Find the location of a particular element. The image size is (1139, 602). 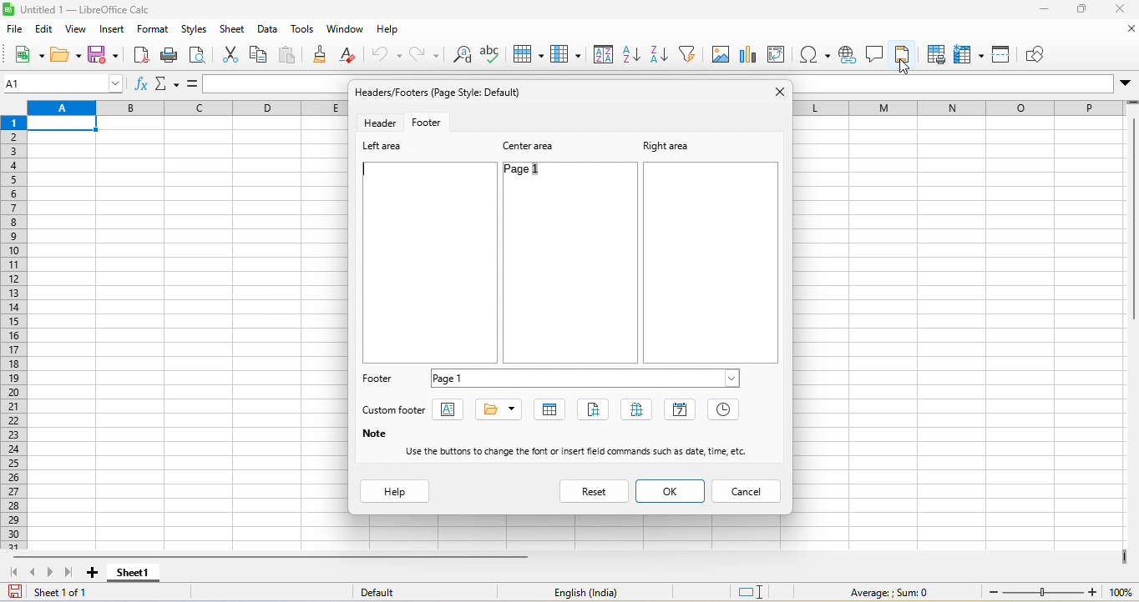

first sheet is located at coordinates (13, 573).